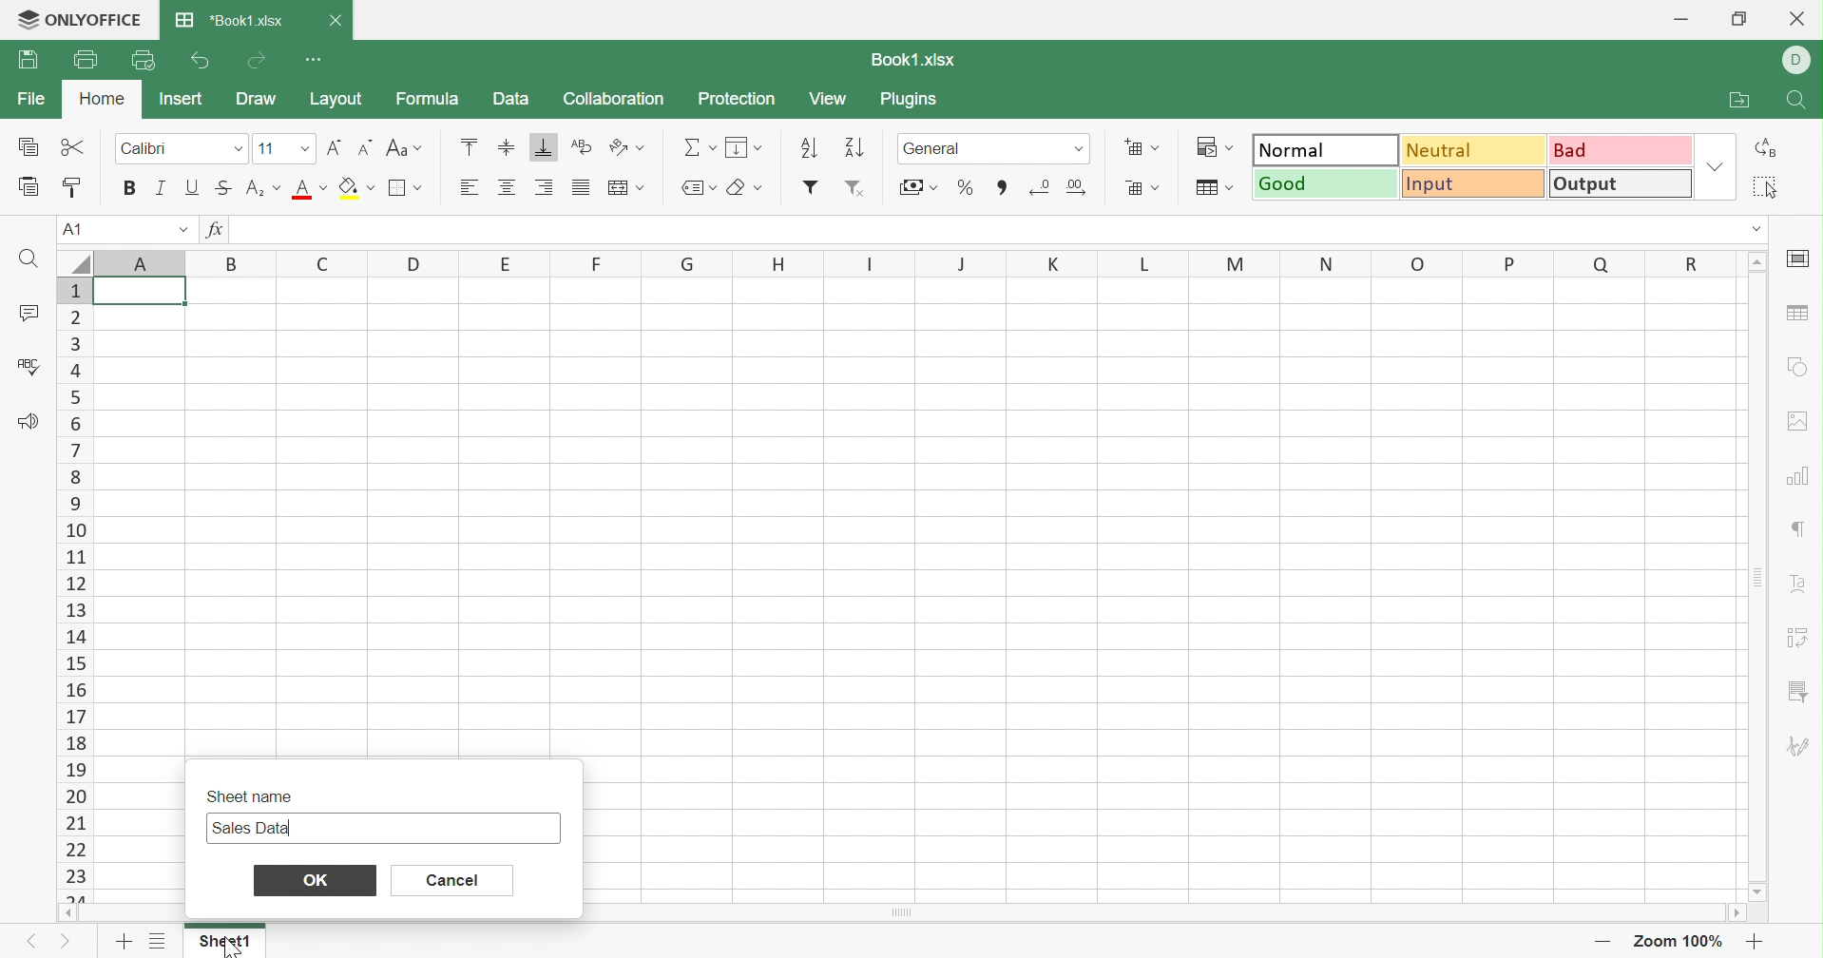 This screenshot has width=1823, height=958. Describe the element at coordinates (26, 145) in the screenshot. I see `Copy` at that location.